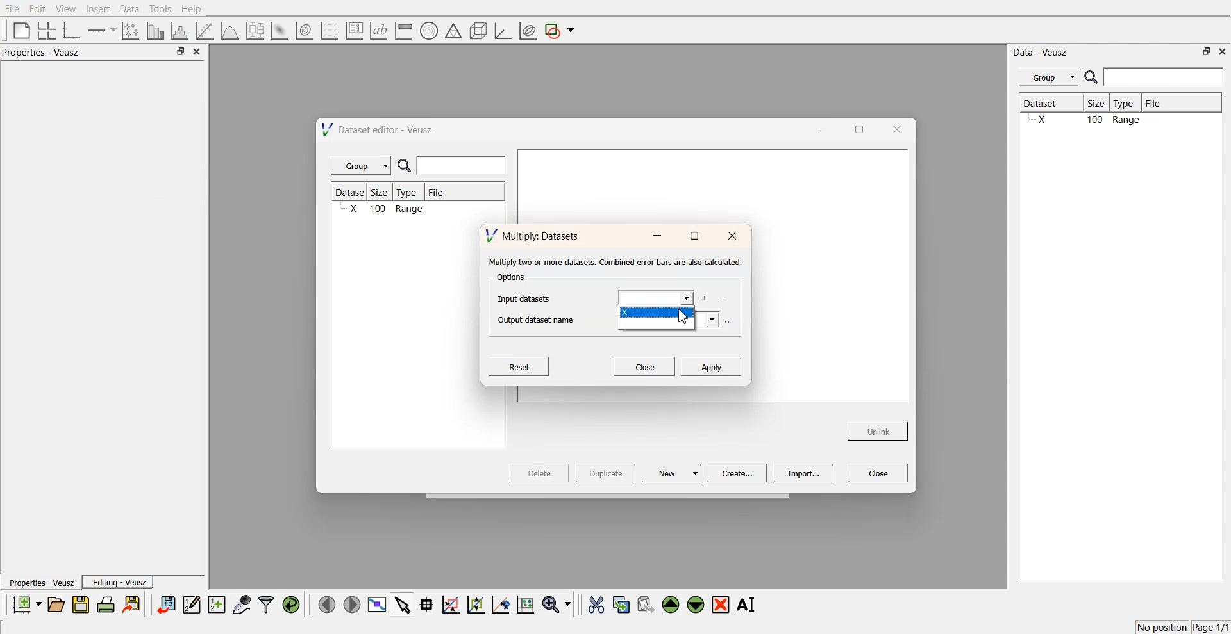 Image resolution: width=1231 pixels, height=634 pixels. What do you see at coordinates (330, 31) in the screenshot?
I see `plot a vector set` at bounding box center [330, 31].